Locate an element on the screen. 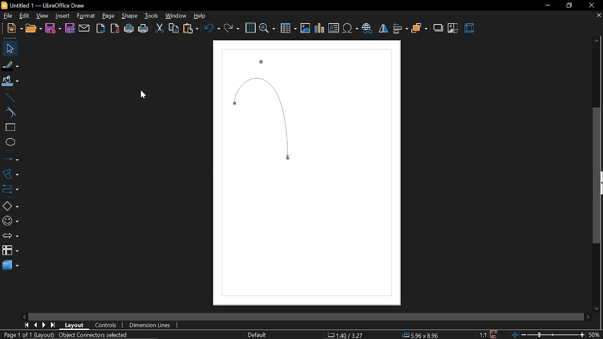  export is located at coordinates (101, 29).